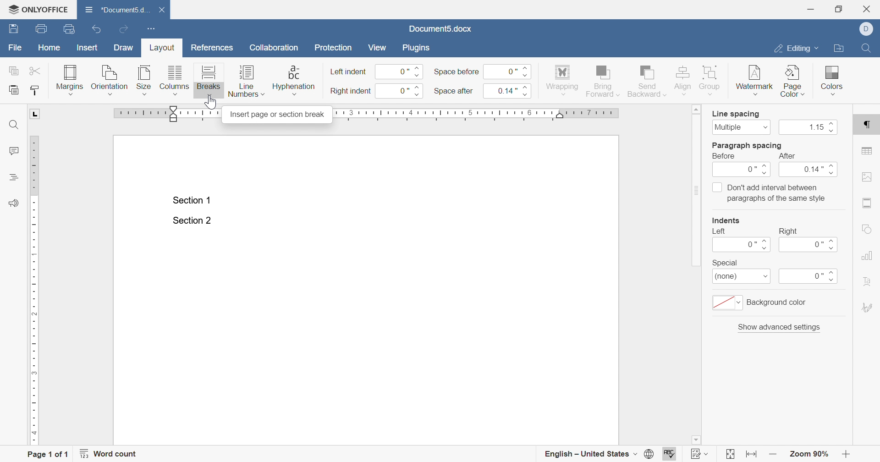  Describe the element at coordinates (762, 302) in the screenshot. I see `background color` at that location.